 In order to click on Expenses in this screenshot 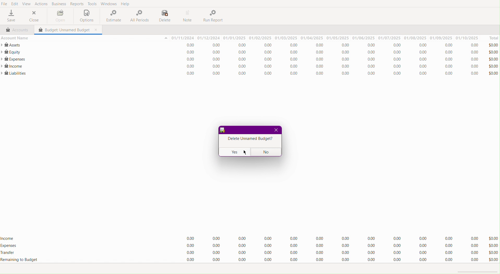, I will do `click(13, 59)`.